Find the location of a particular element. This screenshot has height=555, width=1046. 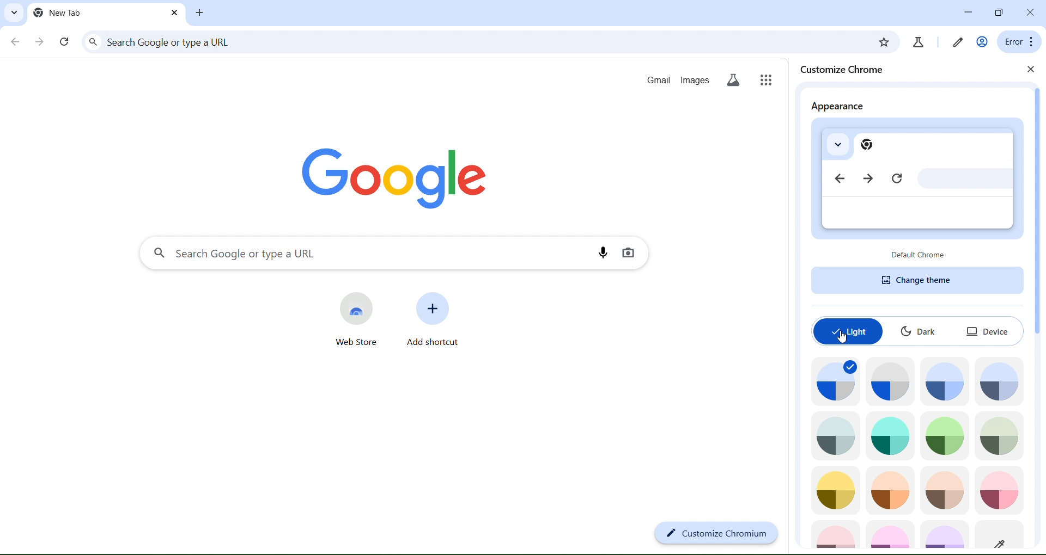

image is located at coordinates (835, 489).